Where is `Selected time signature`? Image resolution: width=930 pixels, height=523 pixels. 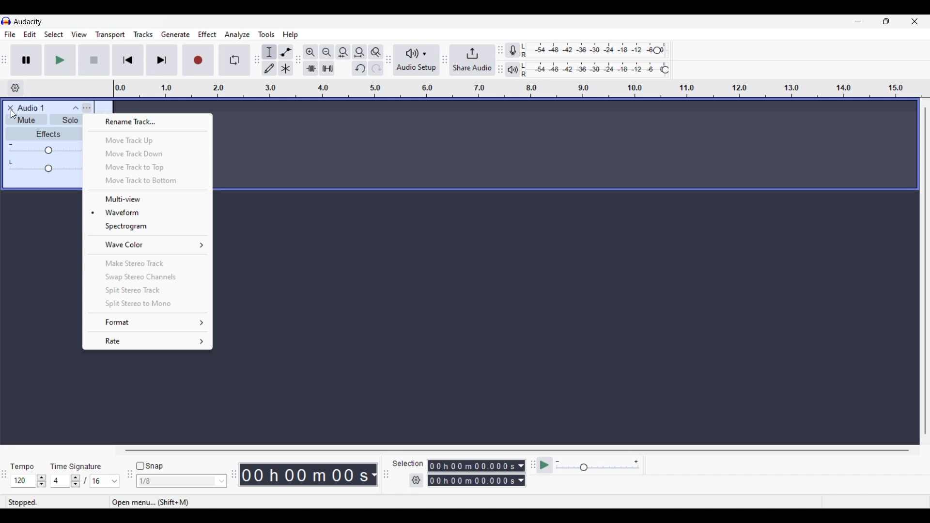
Selected time signature is located at coordinates (100, 481).